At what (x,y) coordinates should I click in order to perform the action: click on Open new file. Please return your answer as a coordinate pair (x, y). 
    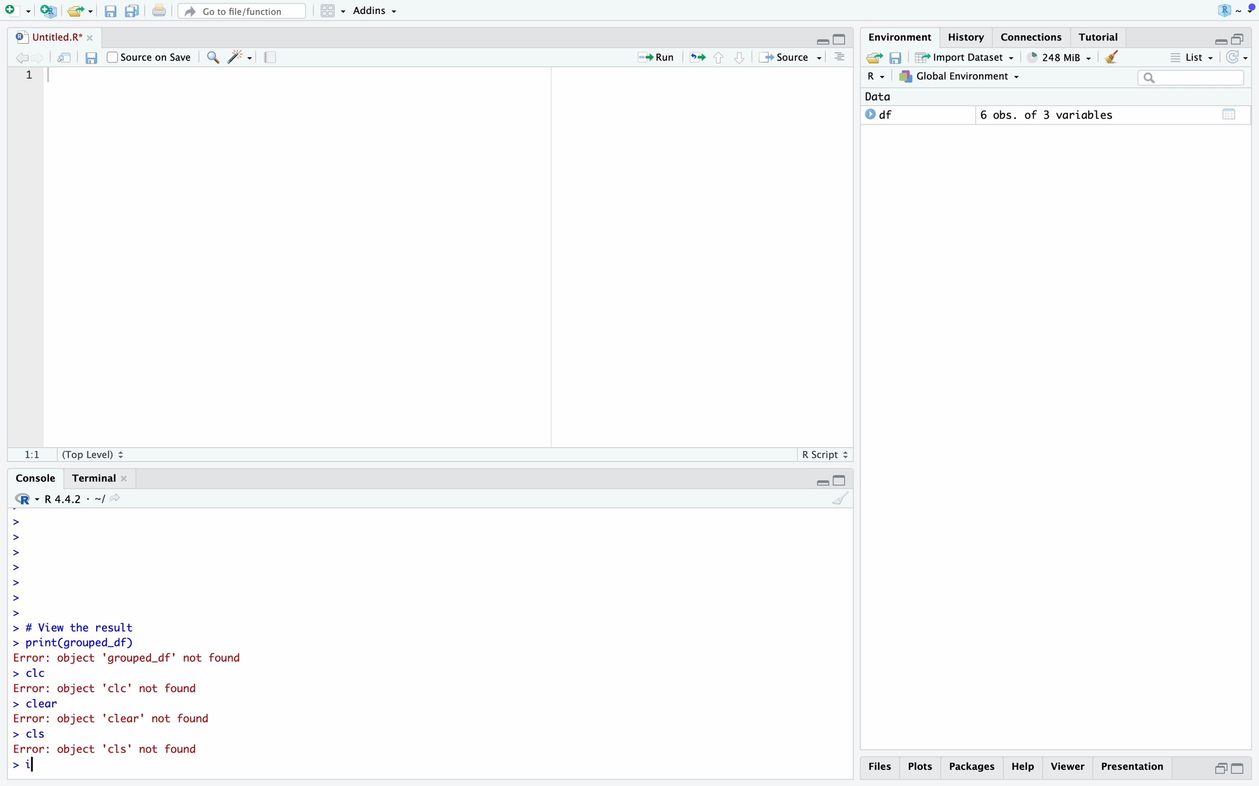
    Looking at the image, I should click on (19, 10).